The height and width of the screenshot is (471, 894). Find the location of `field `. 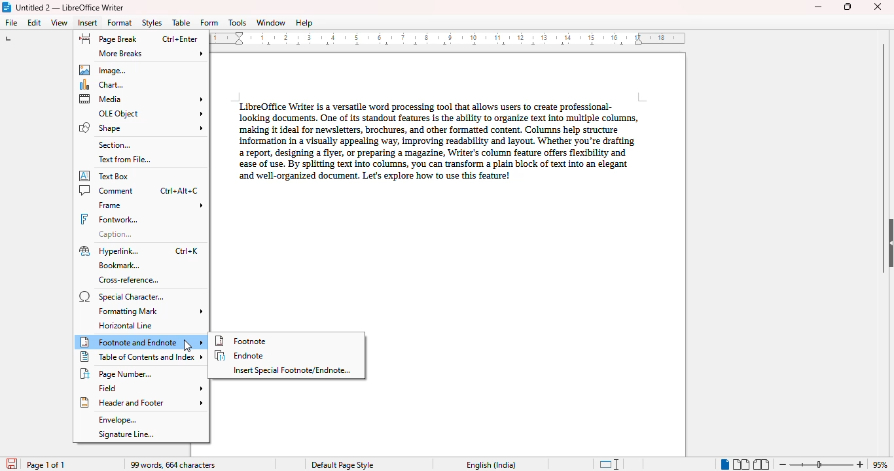

field  is located at coordinates (150, 388).